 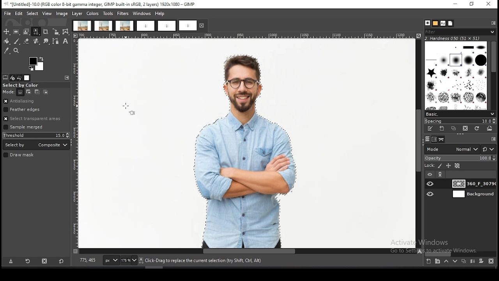 I want to click on undo history, so click(x=19, y=78).